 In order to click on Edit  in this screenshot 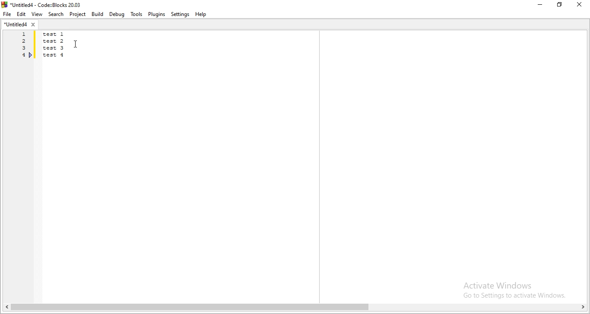, I will do `click(22, 14)`.